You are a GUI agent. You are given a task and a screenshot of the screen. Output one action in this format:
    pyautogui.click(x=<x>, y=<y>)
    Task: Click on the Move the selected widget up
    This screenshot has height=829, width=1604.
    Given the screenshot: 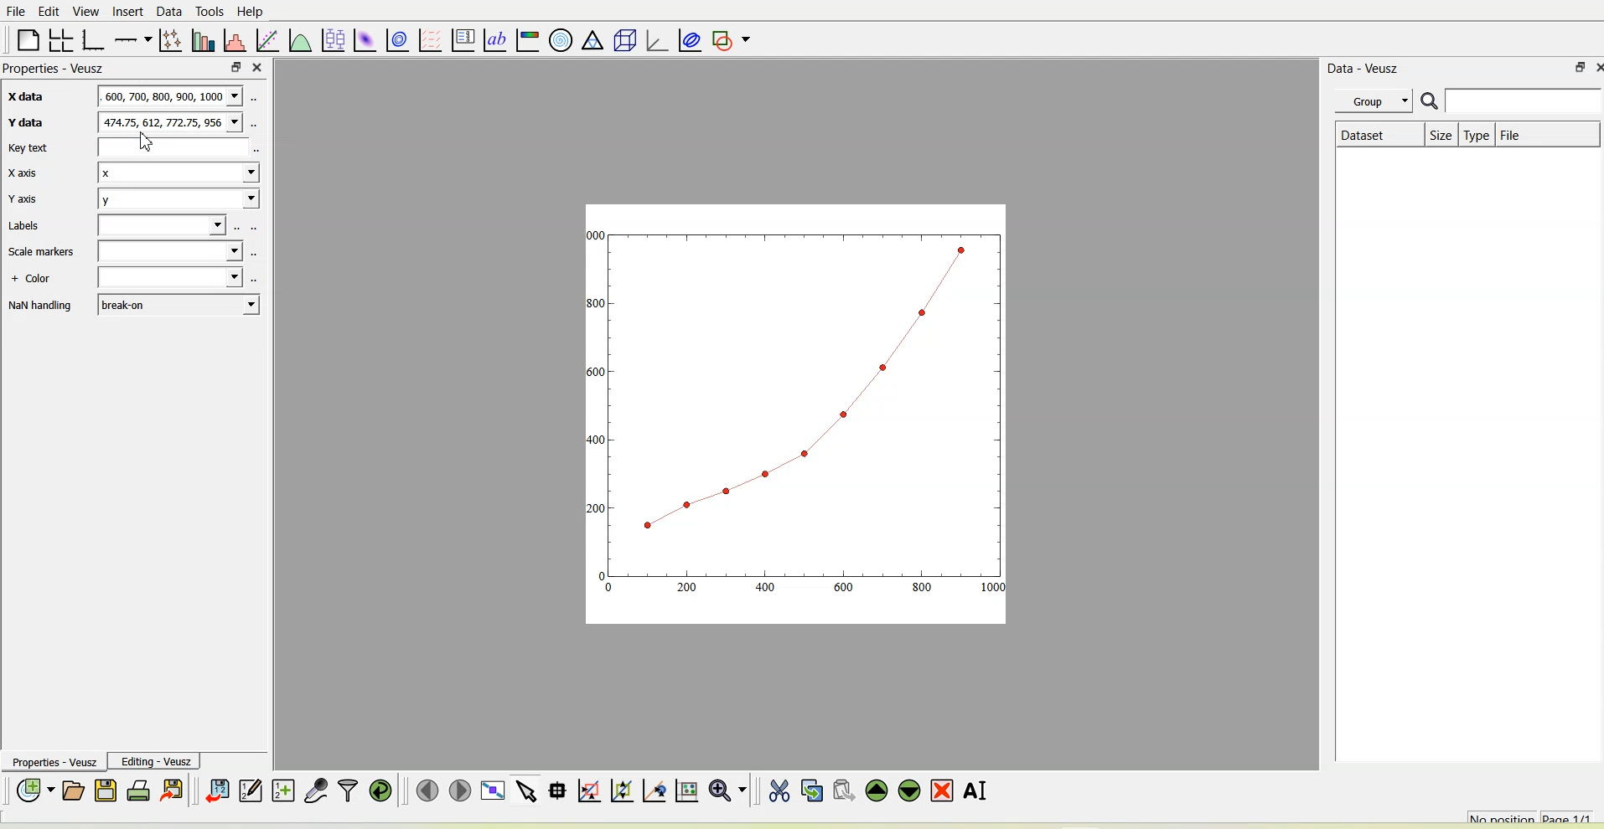 What is the action you would take?
    pyautogui.click(x=877, y=790)
    